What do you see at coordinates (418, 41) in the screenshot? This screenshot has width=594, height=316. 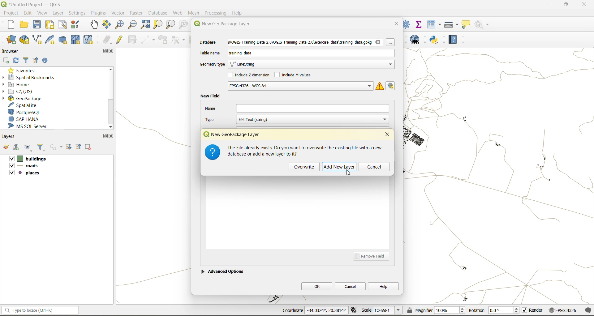 I see `metasearch` at bounding box center [418, 41].